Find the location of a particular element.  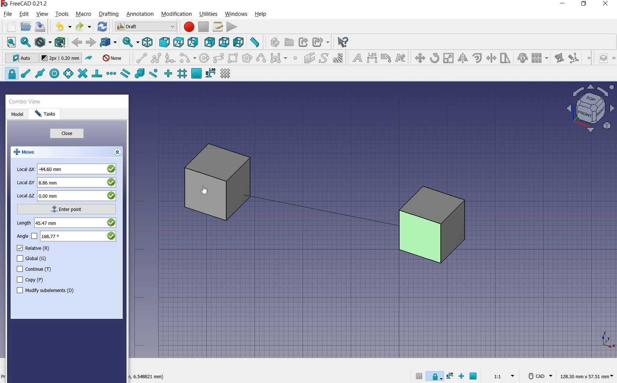

execute macro is located at coordinates (231, 27).